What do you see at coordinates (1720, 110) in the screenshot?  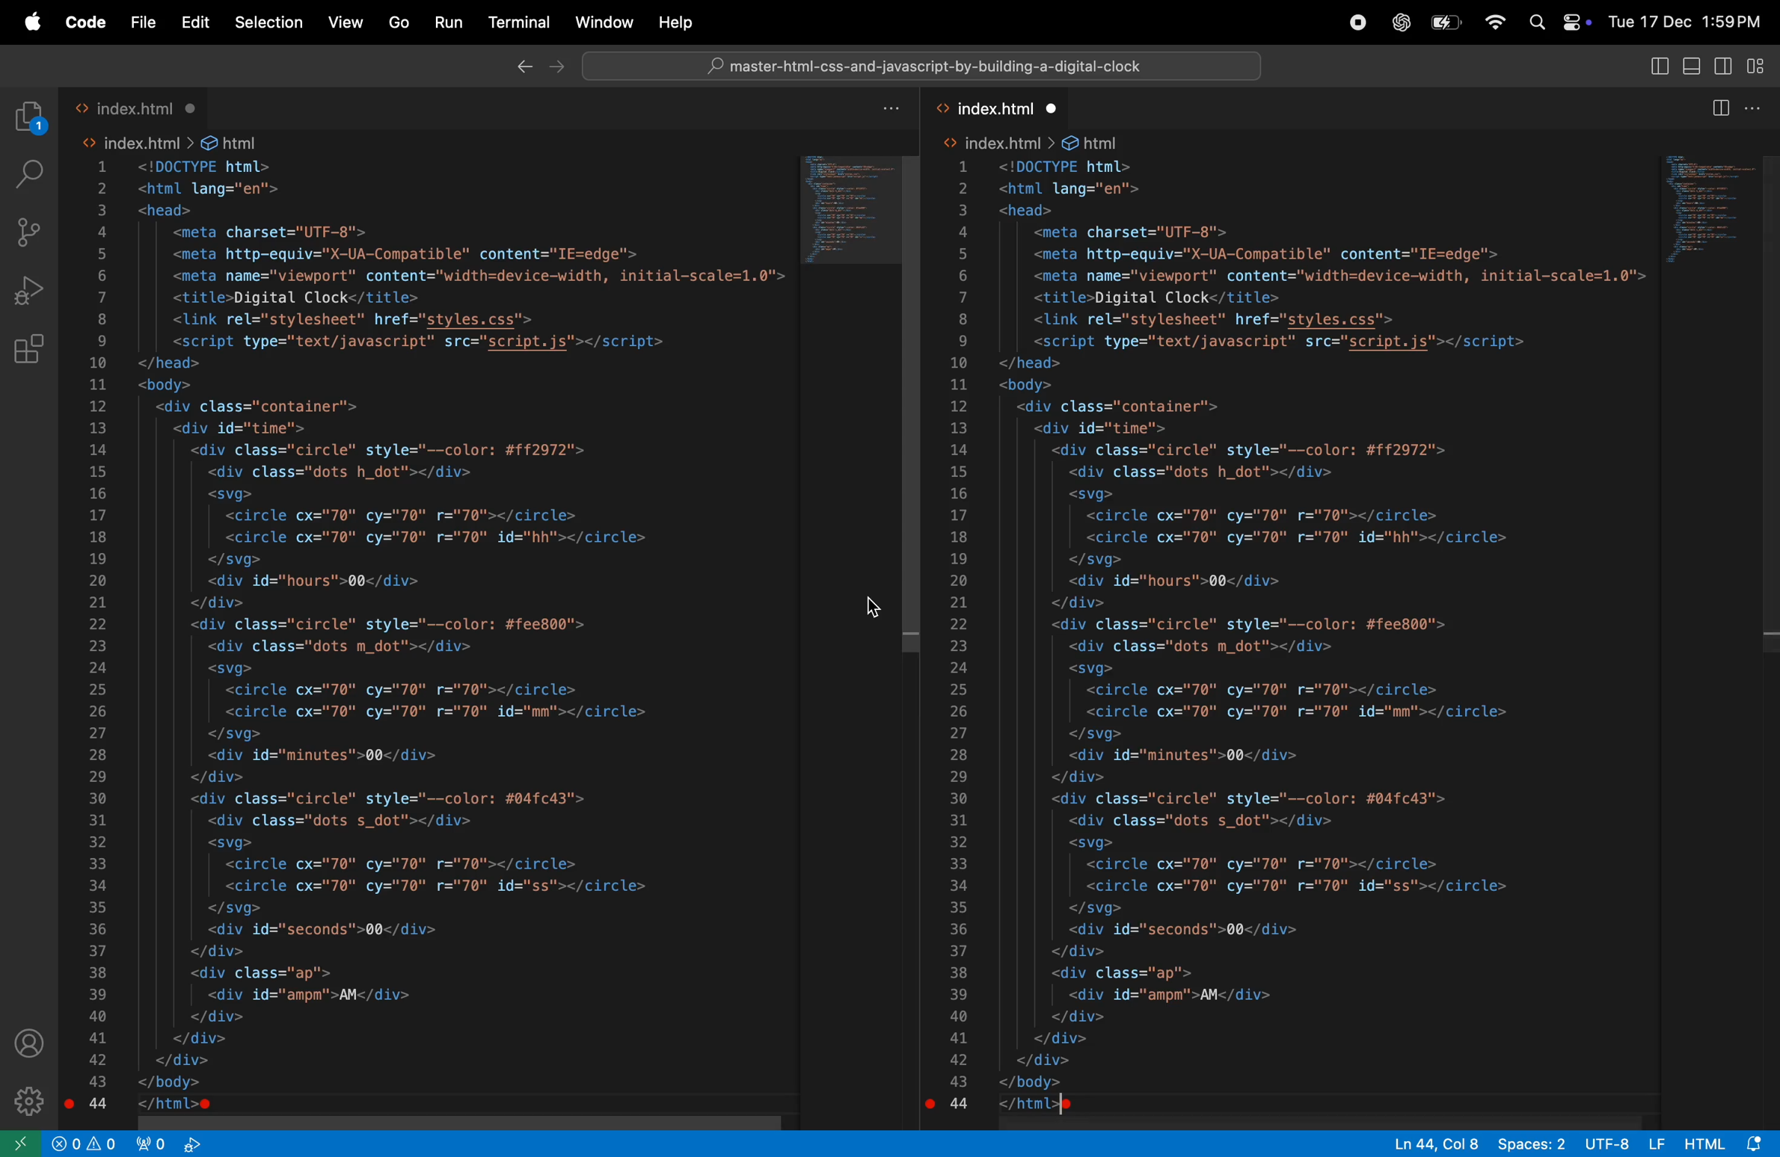 I see `split editor to right` at bounding box center [1720, 110].